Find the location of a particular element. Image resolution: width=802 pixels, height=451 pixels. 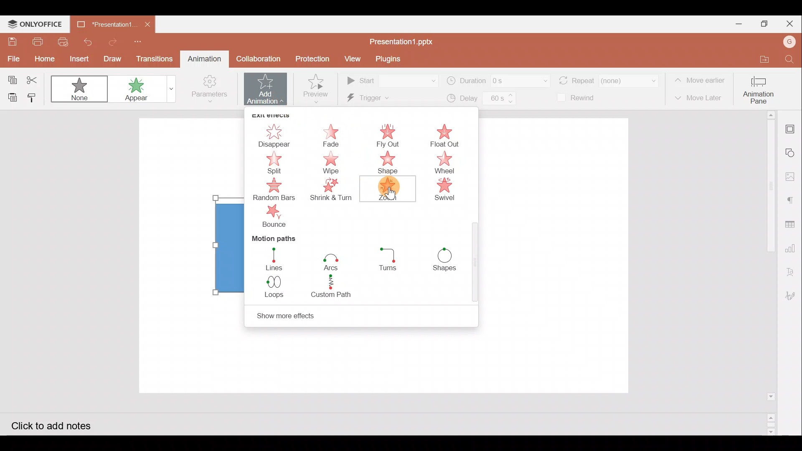

Rewind is located at coordinates (581, 99).